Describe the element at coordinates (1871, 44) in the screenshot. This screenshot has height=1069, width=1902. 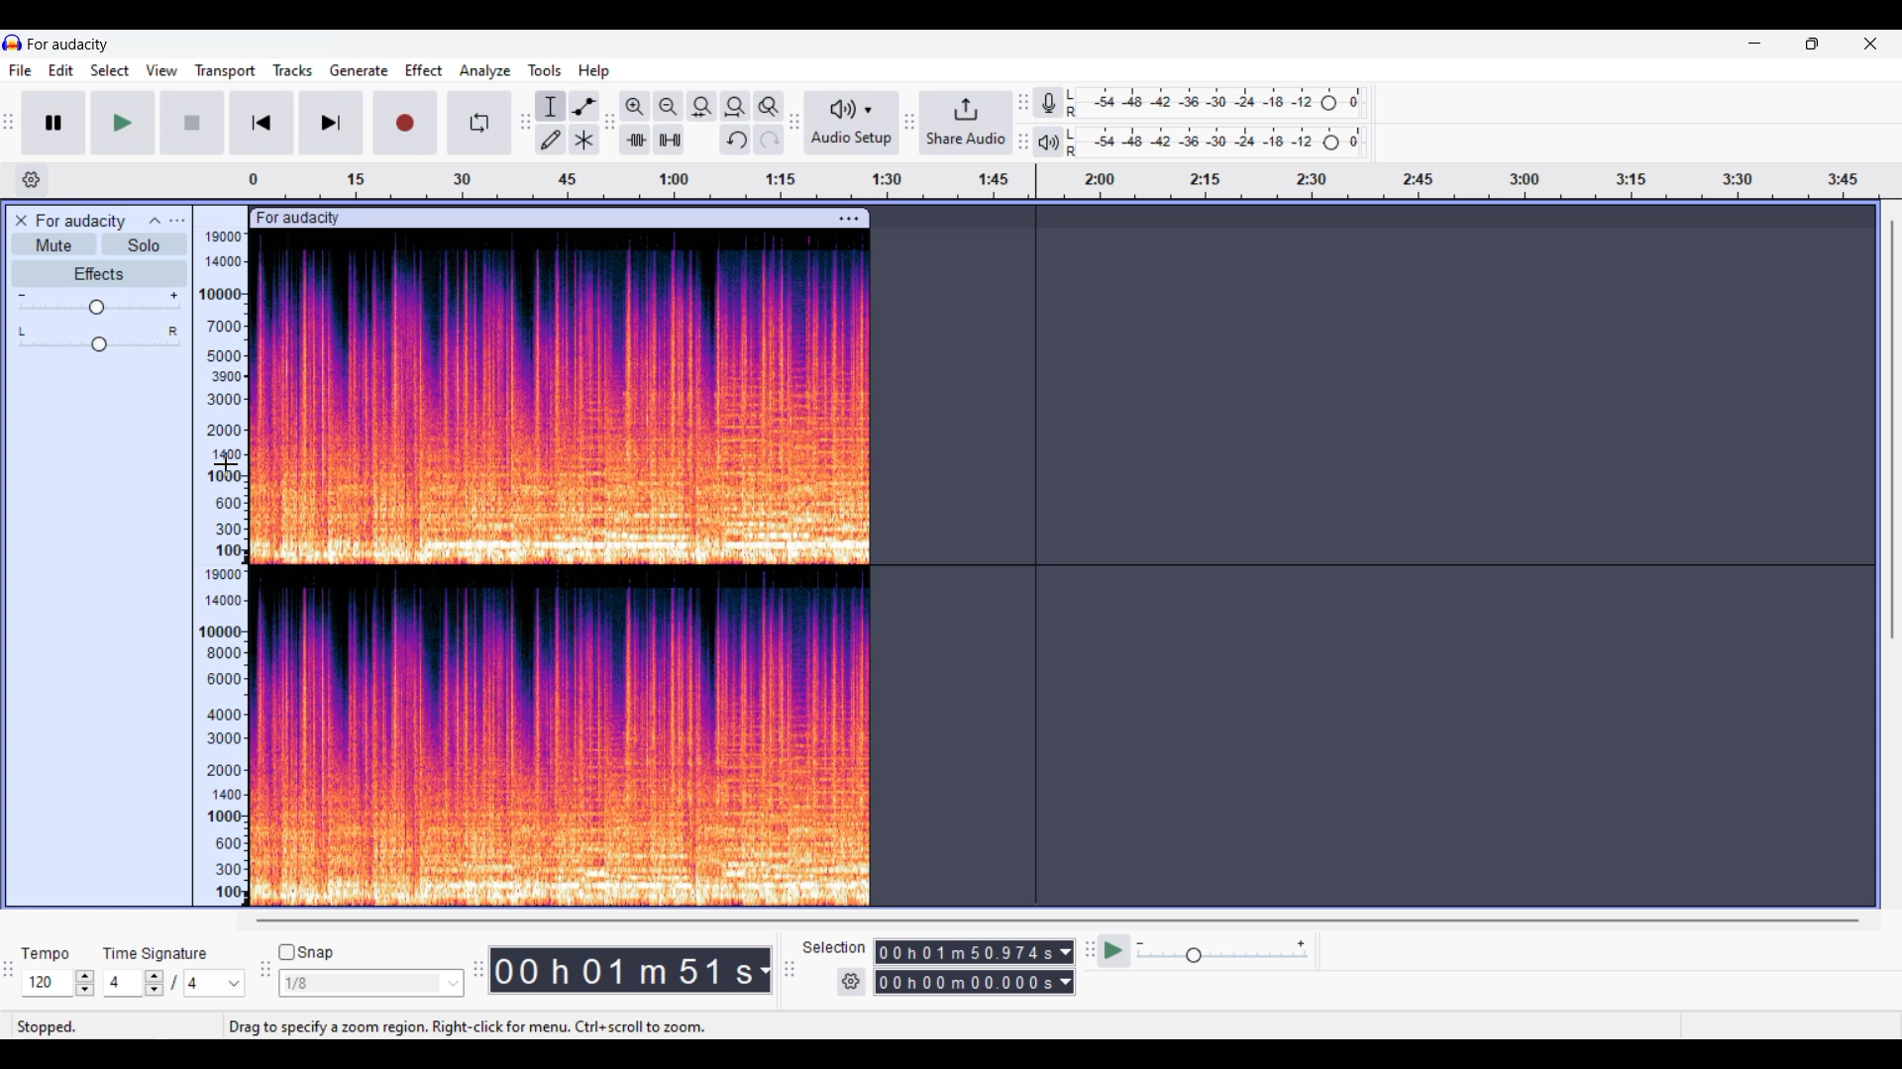
I see `Close interface` at that location.